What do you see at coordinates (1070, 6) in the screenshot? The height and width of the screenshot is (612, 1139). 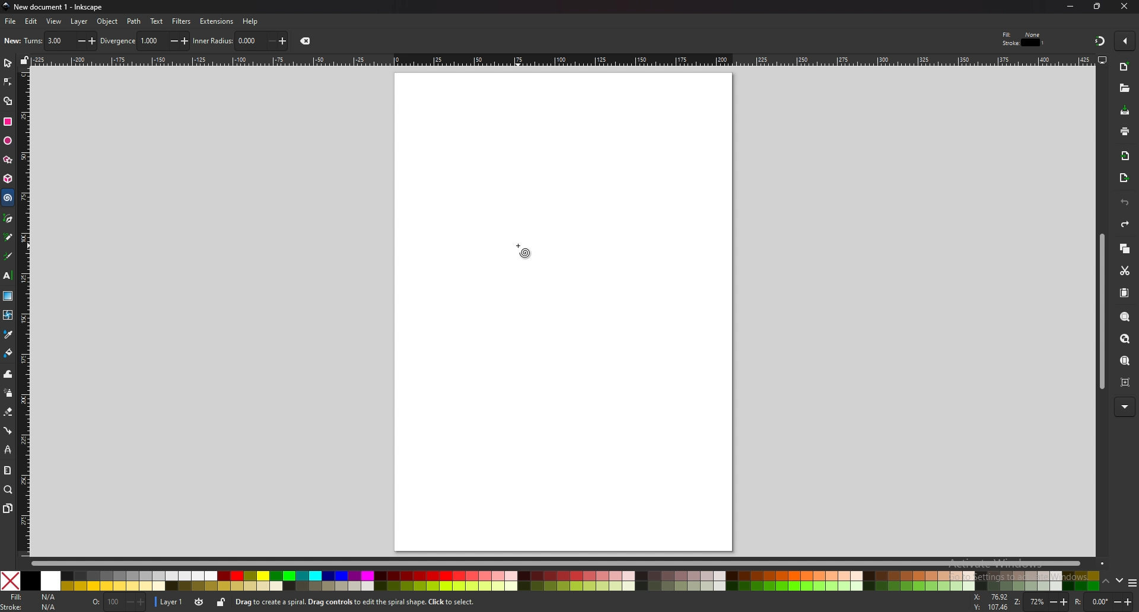 I see `minimize` at bounding box center [1070, 6].